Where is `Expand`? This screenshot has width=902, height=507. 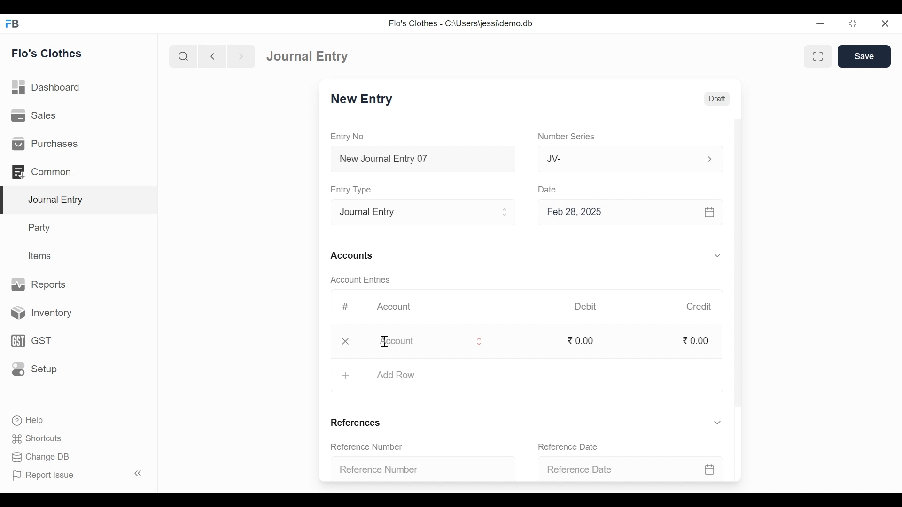 Expand is located at coordinates (717, 255).